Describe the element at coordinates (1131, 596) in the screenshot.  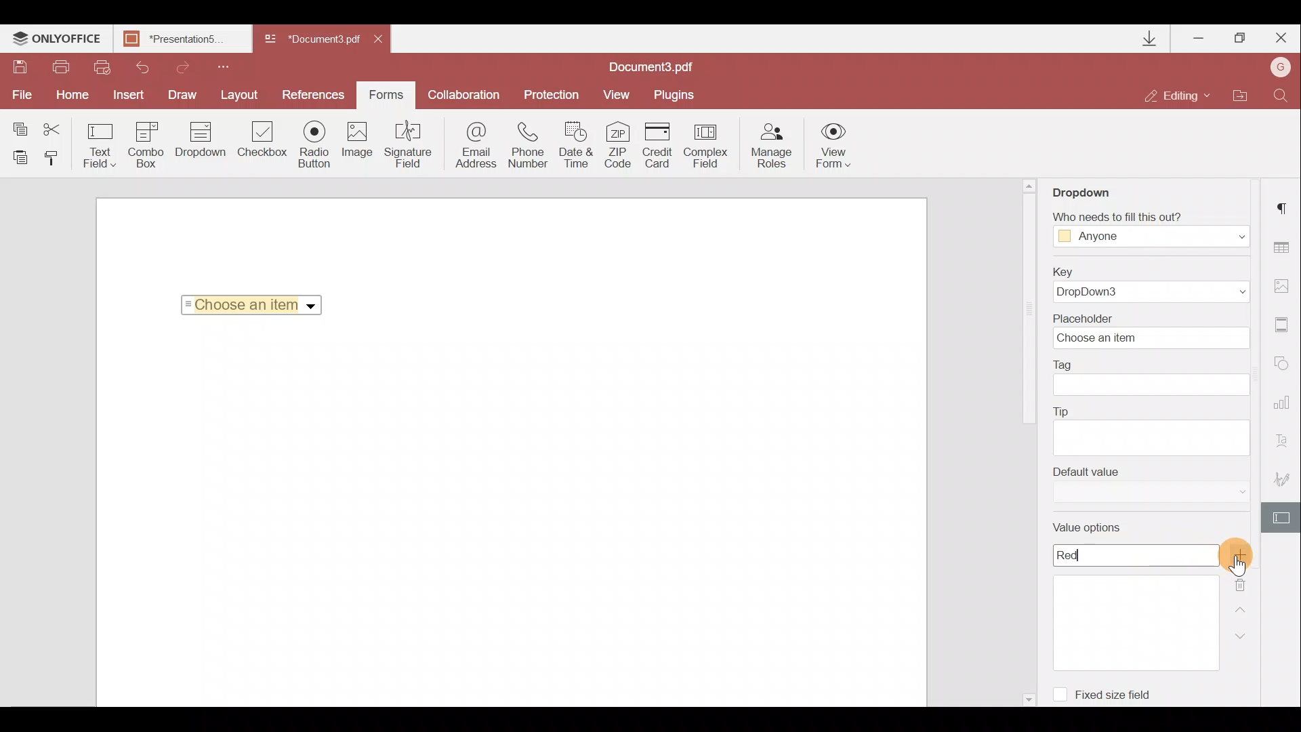
I see `Value options` at that location.